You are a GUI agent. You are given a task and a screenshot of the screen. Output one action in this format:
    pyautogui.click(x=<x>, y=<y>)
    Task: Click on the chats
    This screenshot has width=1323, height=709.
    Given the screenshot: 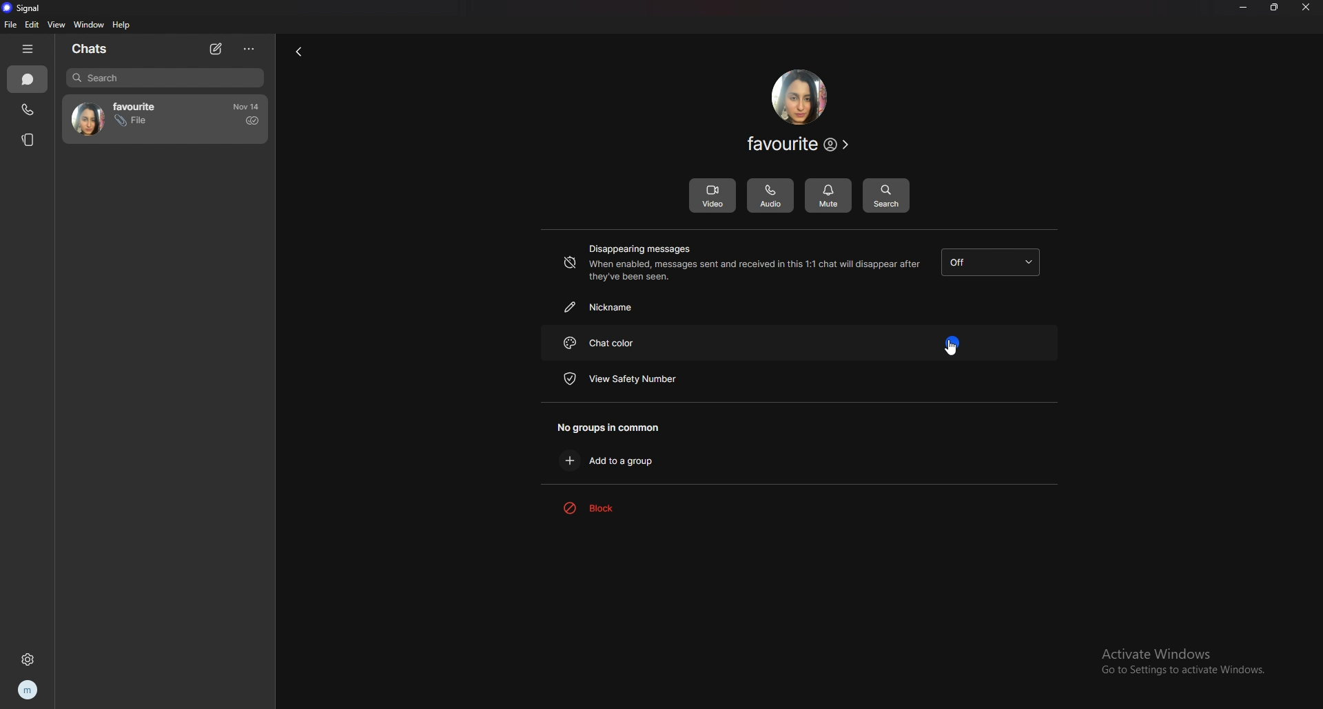 What is the action you would take?
    pyautogui.click(x=28, y=79)
    